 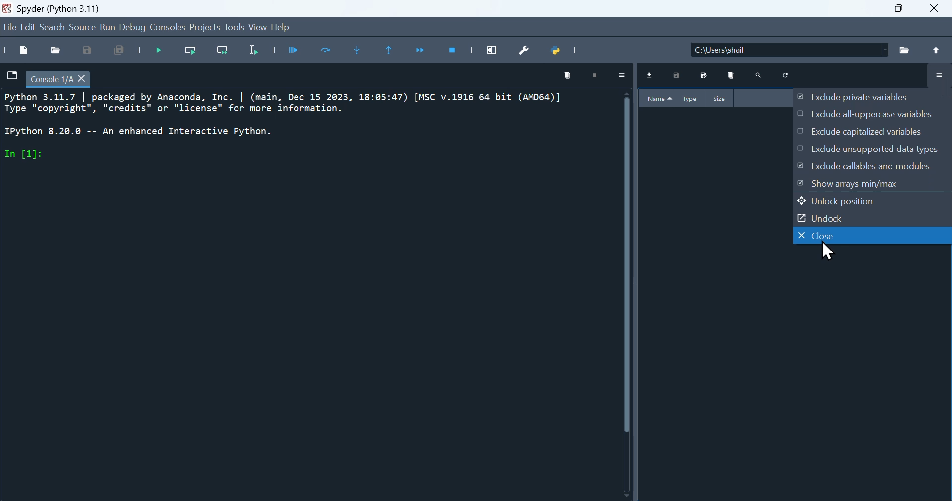 I want to click on Delete panel, so click(x=563, y=76).